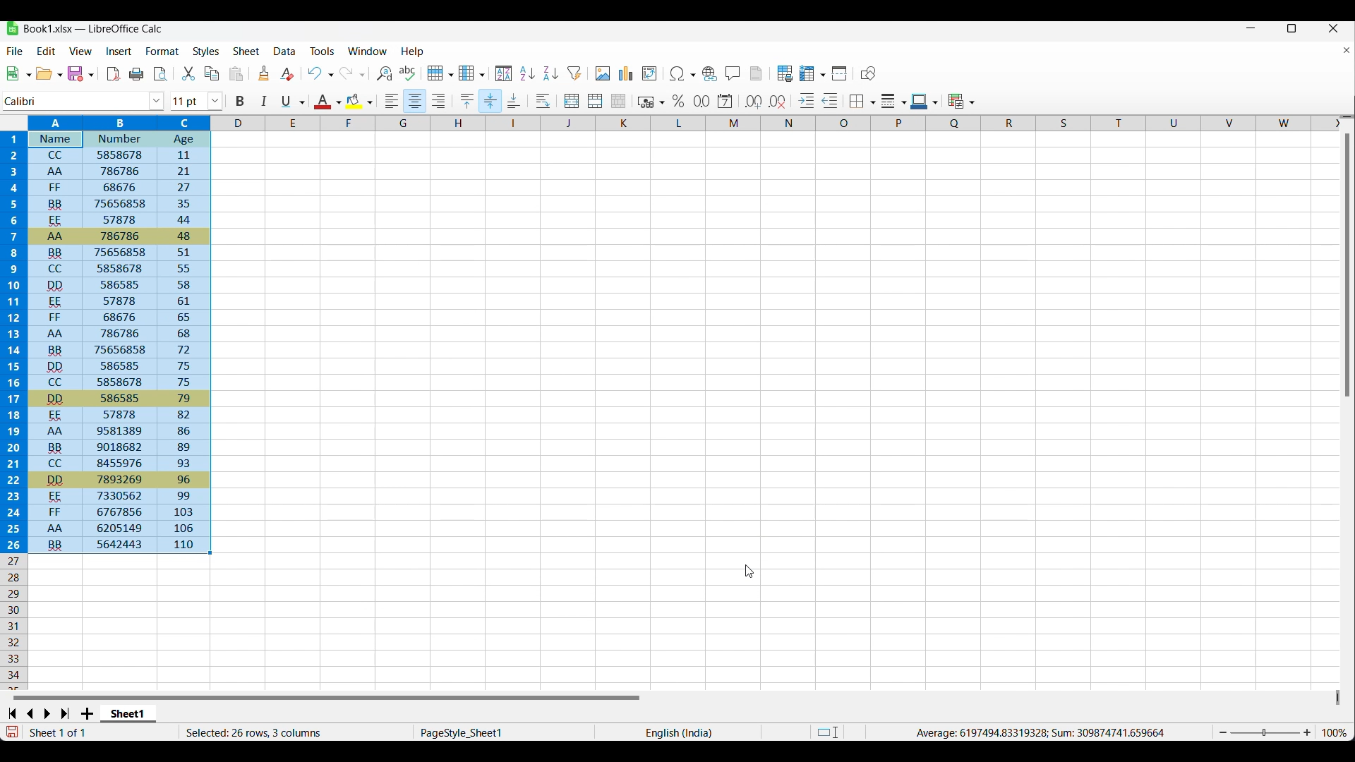  I want to click on Help menu, so click(413, 52).